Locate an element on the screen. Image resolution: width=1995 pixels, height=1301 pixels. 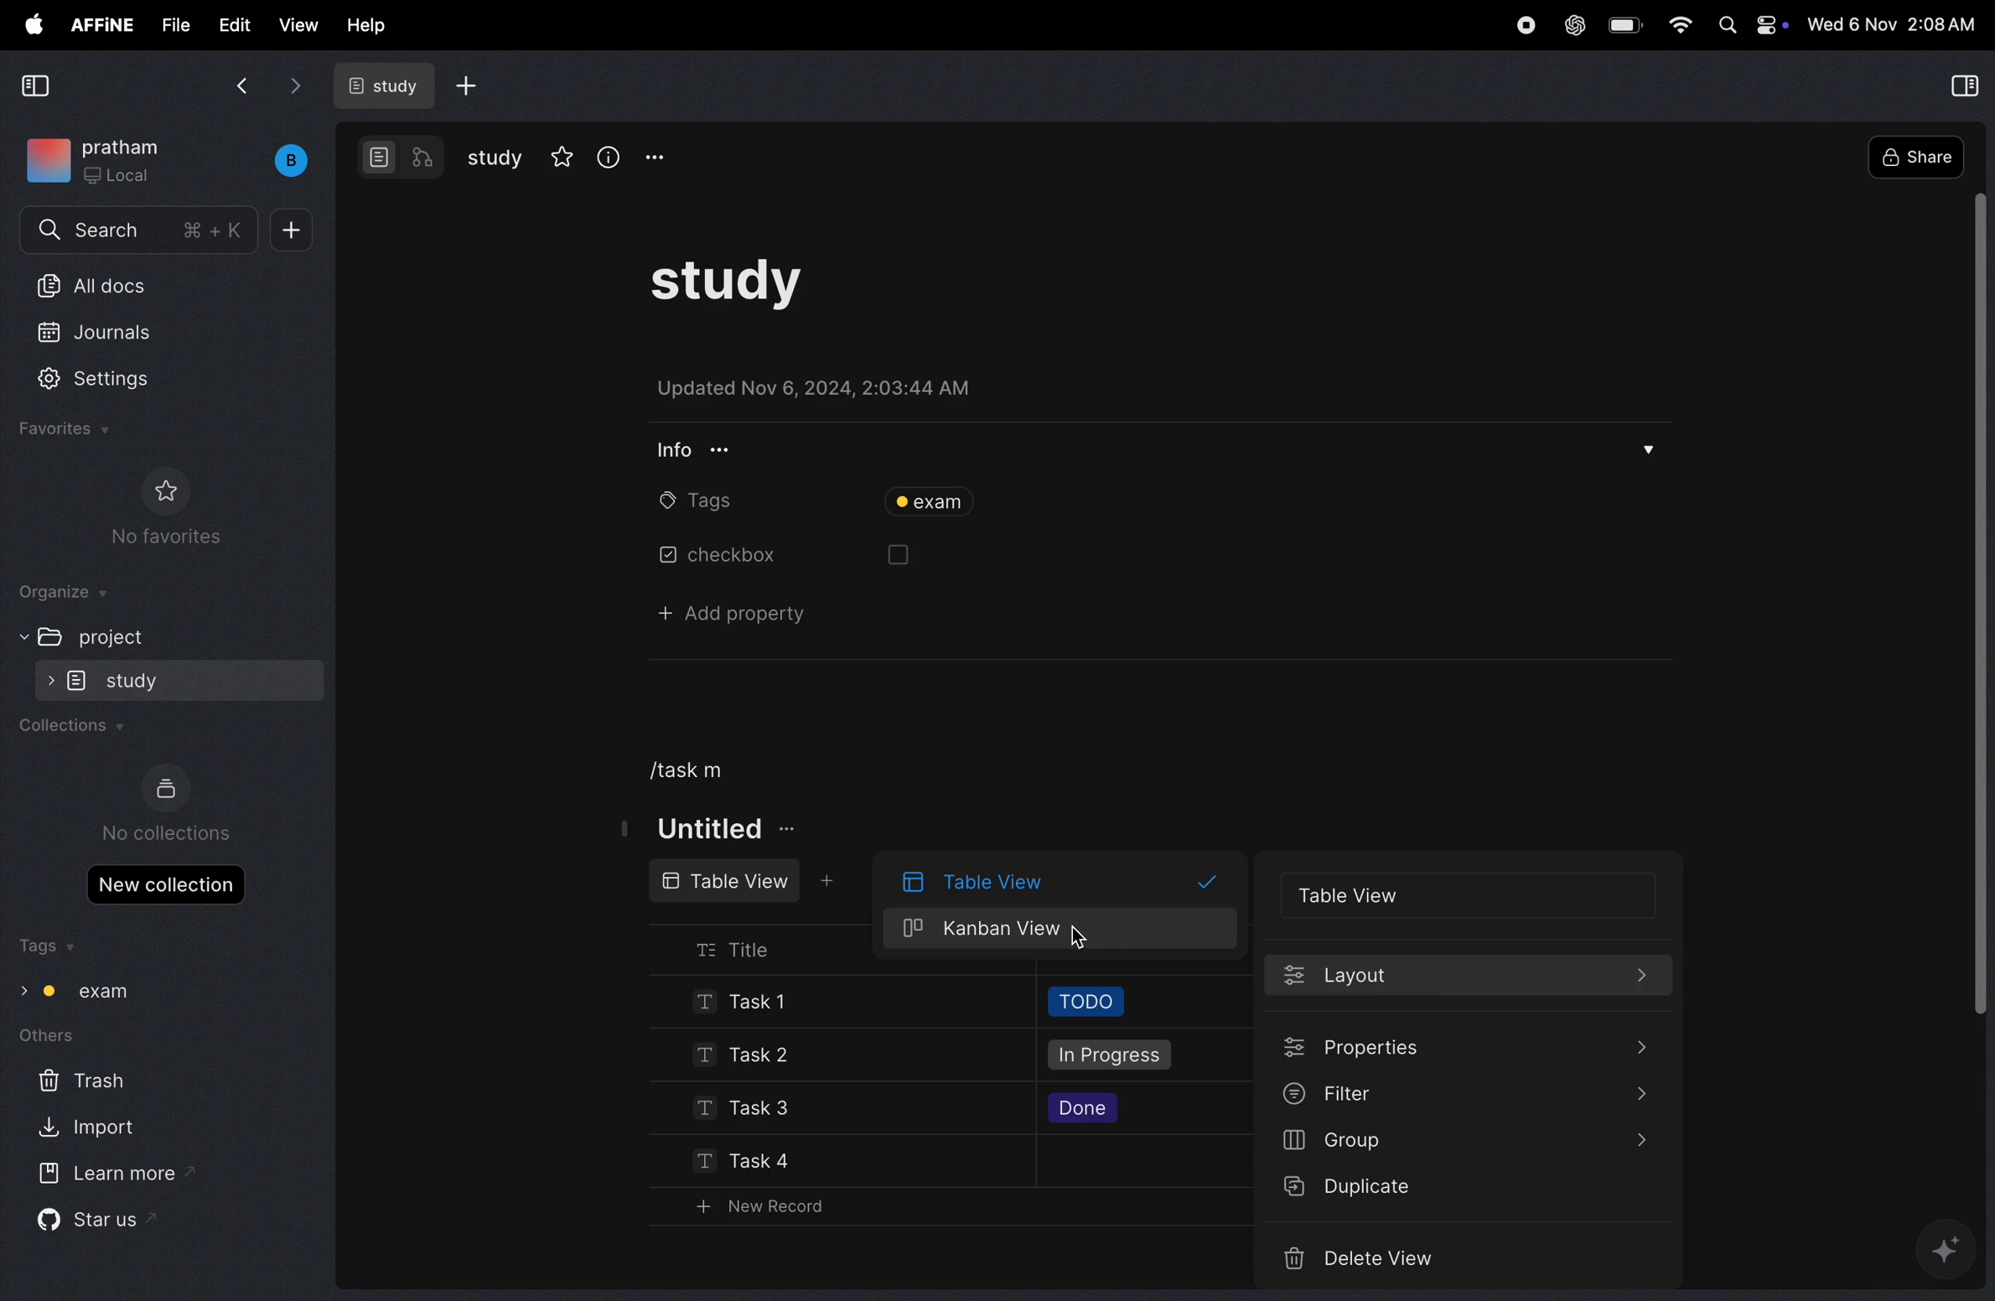
table view is located at coordinates (726, 880).